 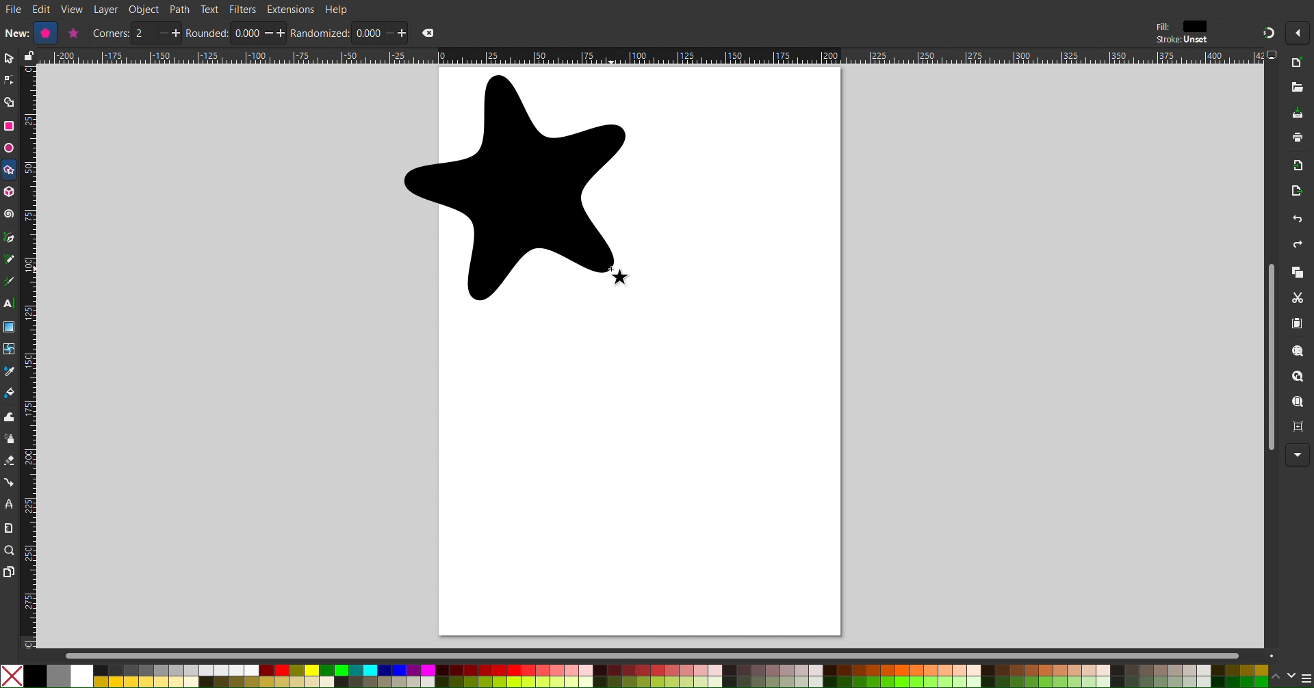 What do you see at coordinates (1297, 221) in the screenshot?
I see `Undo` at bounding box center [1297, 221].